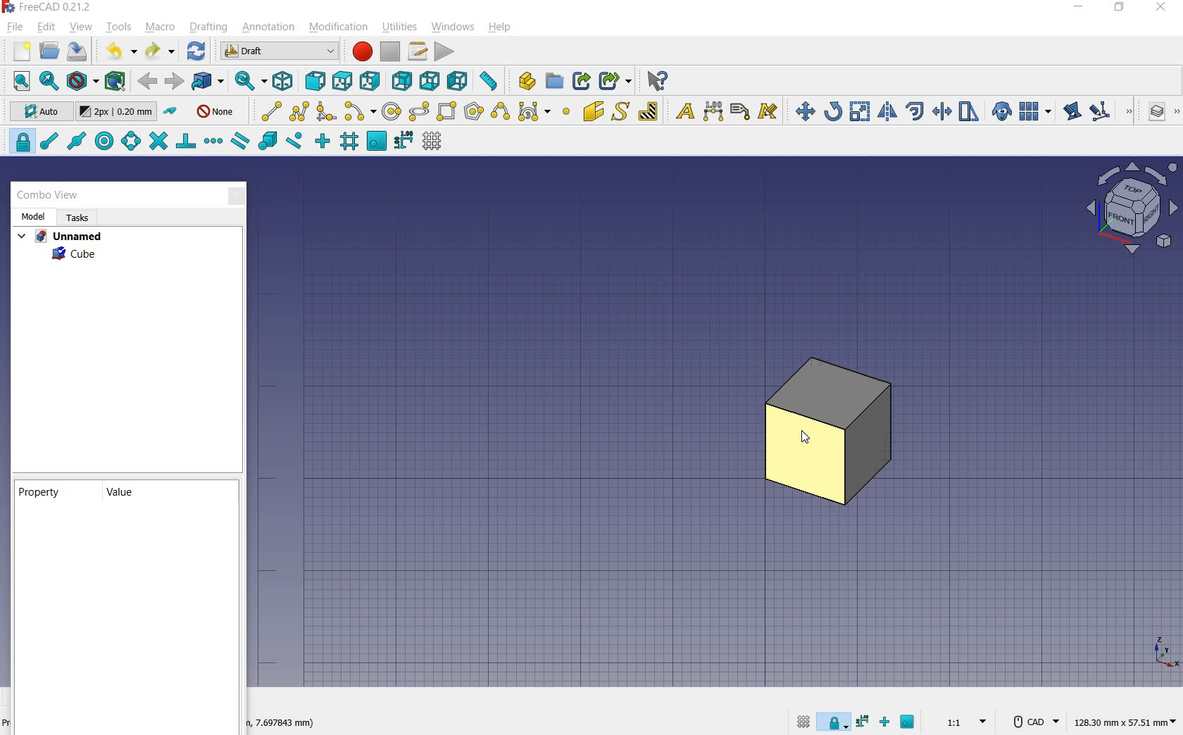 Image resolution: width=1183 pixels, height=735 pixels. Describe the element at coordinates (325, 111) in the screenshot. I see `fillet` at that location.